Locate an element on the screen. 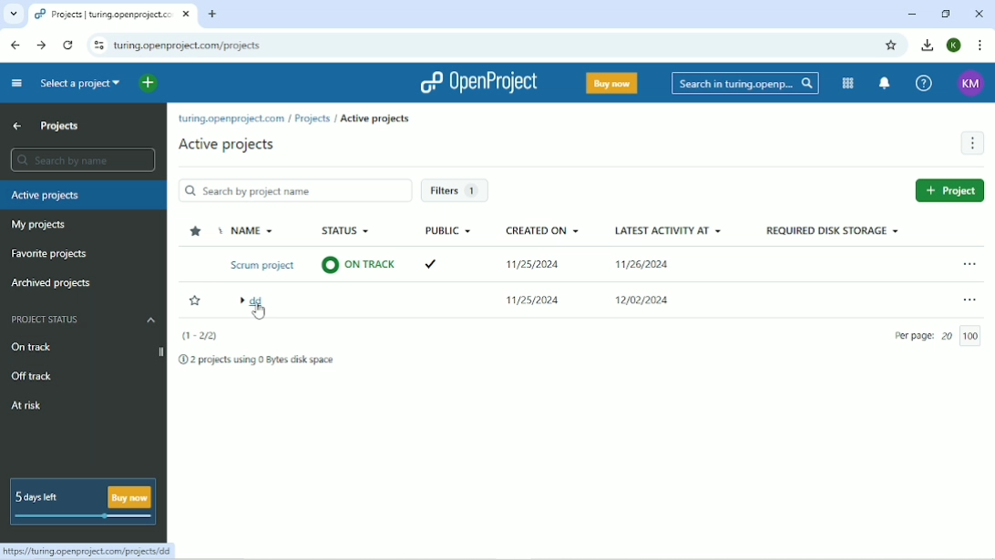 This screenshot has height=559, width=995. Search by name is located at coordinates (82, 161).